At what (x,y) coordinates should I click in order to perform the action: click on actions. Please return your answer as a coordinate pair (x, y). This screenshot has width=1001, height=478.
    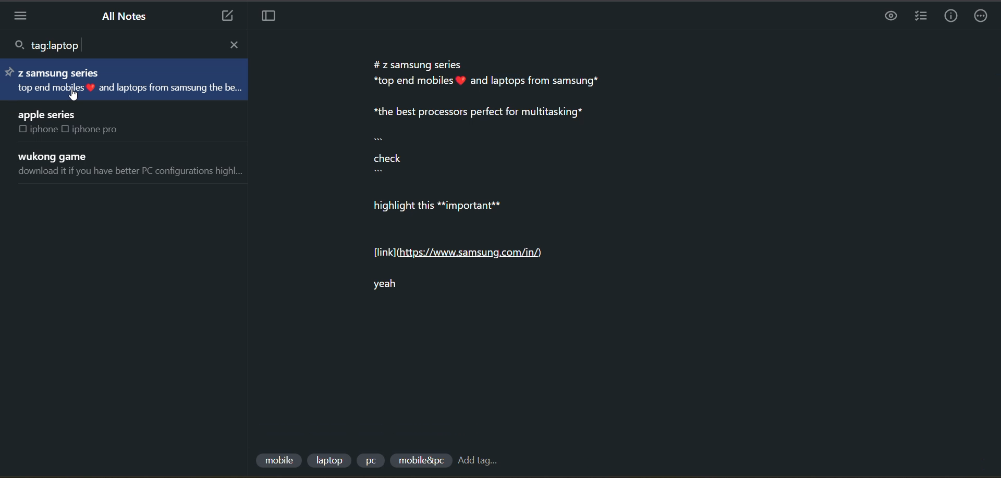
    Looking at the image, I should click on (983, 16).